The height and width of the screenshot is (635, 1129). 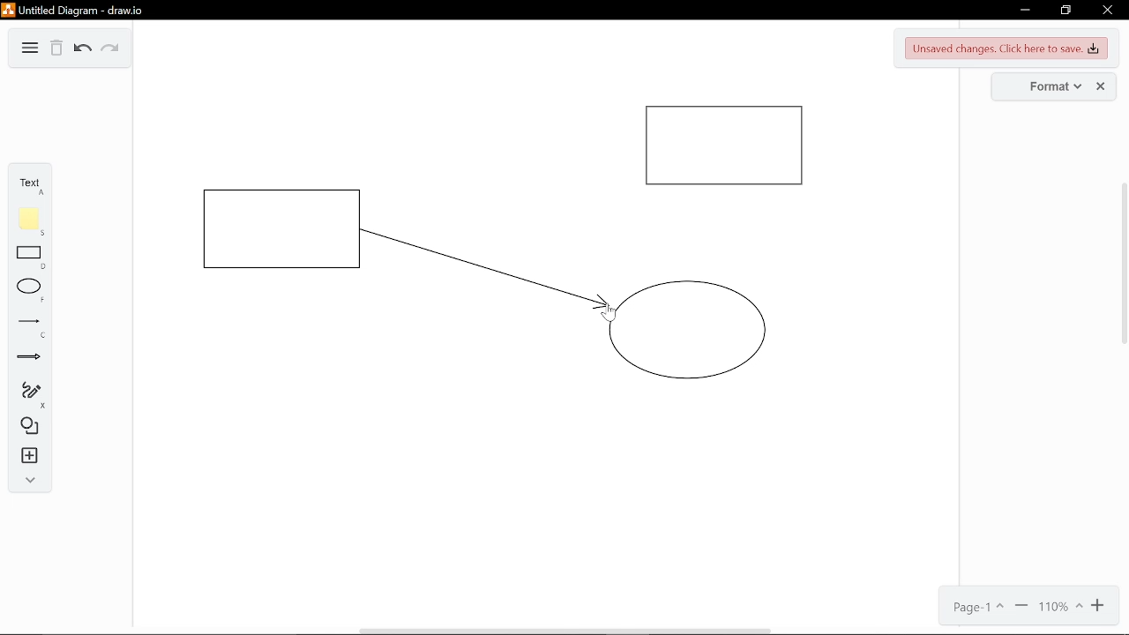 I want to click on Redo, so click(x=108, y=49).